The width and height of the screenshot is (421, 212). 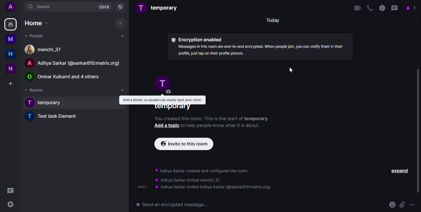 What do you see at coordinates (223, 126) in the screenshot?
I see ` to help people know what it is about.` at bounding box center [223, 126].